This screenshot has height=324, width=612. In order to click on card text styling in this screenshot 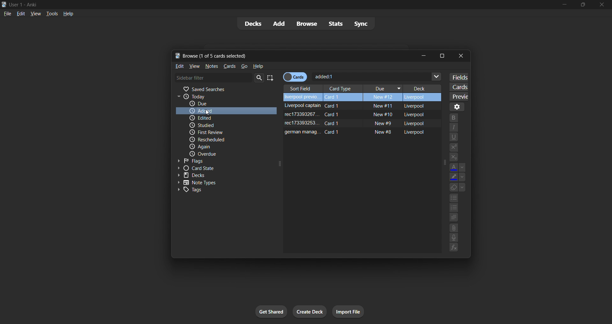, I will do `click(456, 183)`.